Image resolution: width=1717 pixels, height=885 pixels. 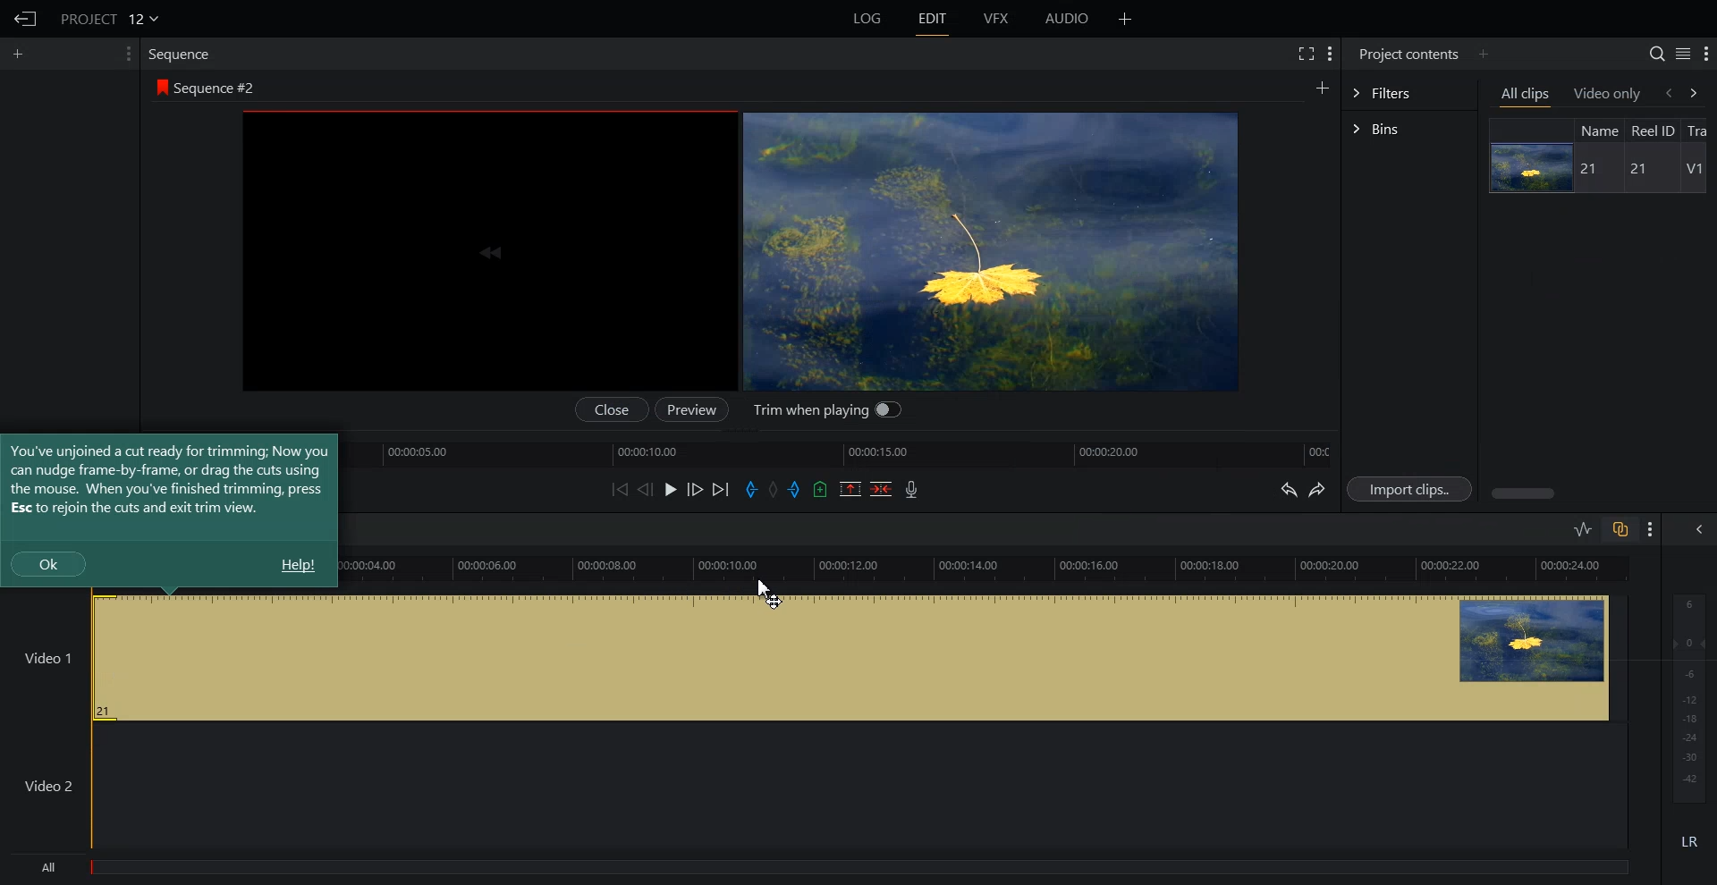 What do you see at coordinates (169, 479) in the screenshot?
I see `You've unjoined a cut ready for trimming; Now you
can nudge frame-by-frame, or drag the cuts using
the mouse. When you've finished trimming, press
Esc to rejoin the cuts and exit trim view.` at bounding box center [169, 479].